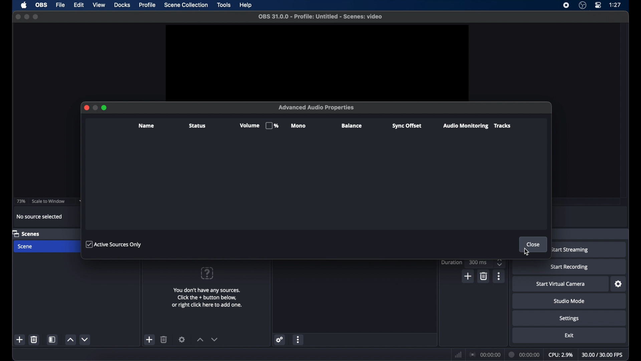 Image resolution: width=641 pixels, height=361 pixels. What do you see at coordinates (24, 5) in the screenshot?
I see `apple icon` at bounding box center [24, 5].